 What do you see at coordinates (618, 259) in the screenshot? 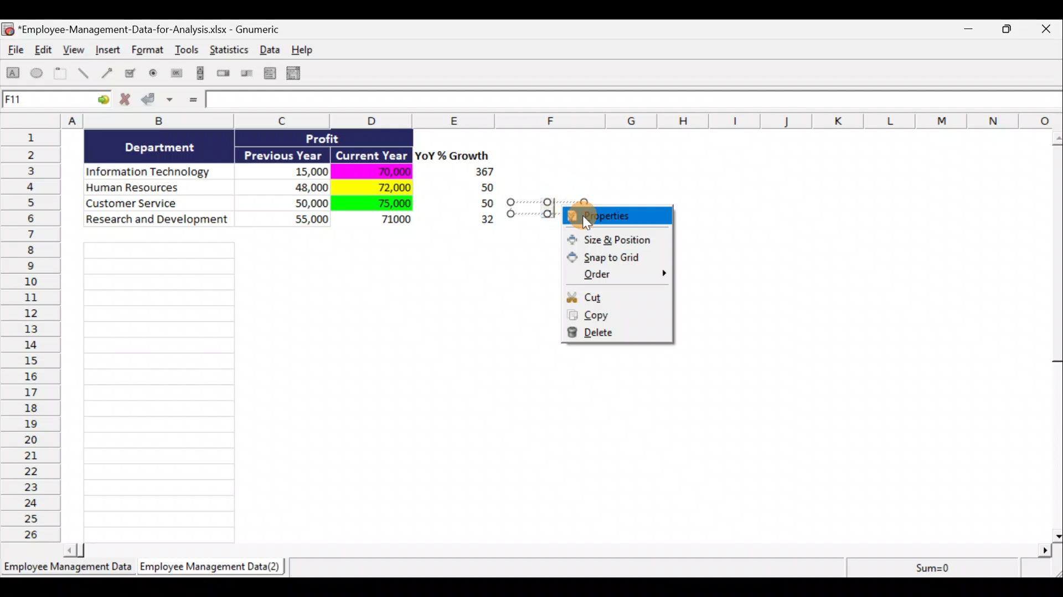
I see `Snap to grid` at bounding box center [618, 259].